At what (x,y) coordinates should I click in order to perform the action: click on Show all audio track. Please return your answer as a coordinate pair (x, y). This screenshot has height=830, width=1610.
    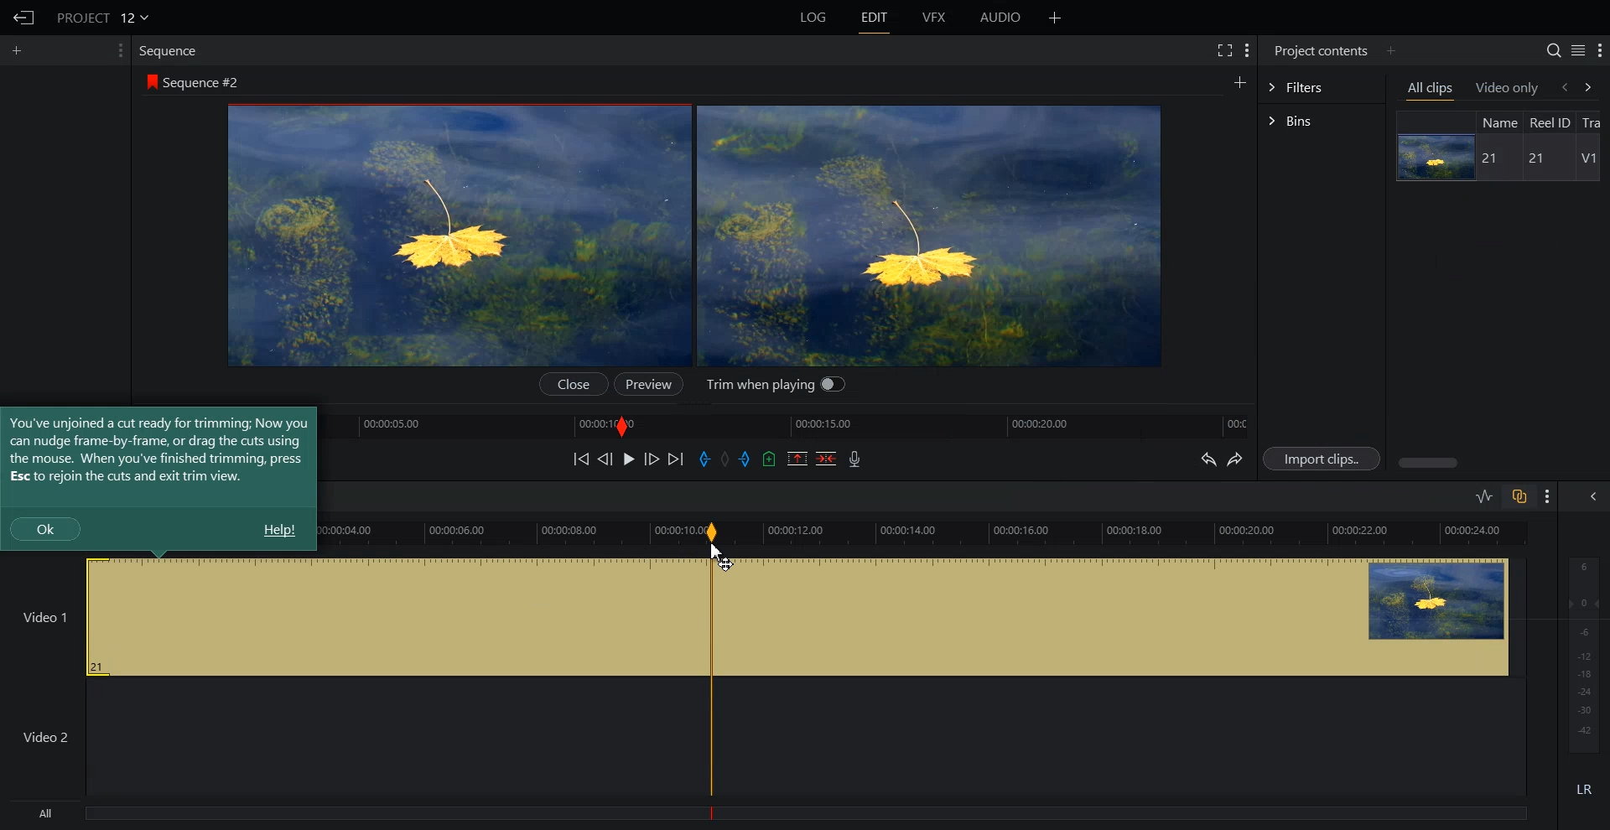
    Looking at the image, I should click on (1594, 496).